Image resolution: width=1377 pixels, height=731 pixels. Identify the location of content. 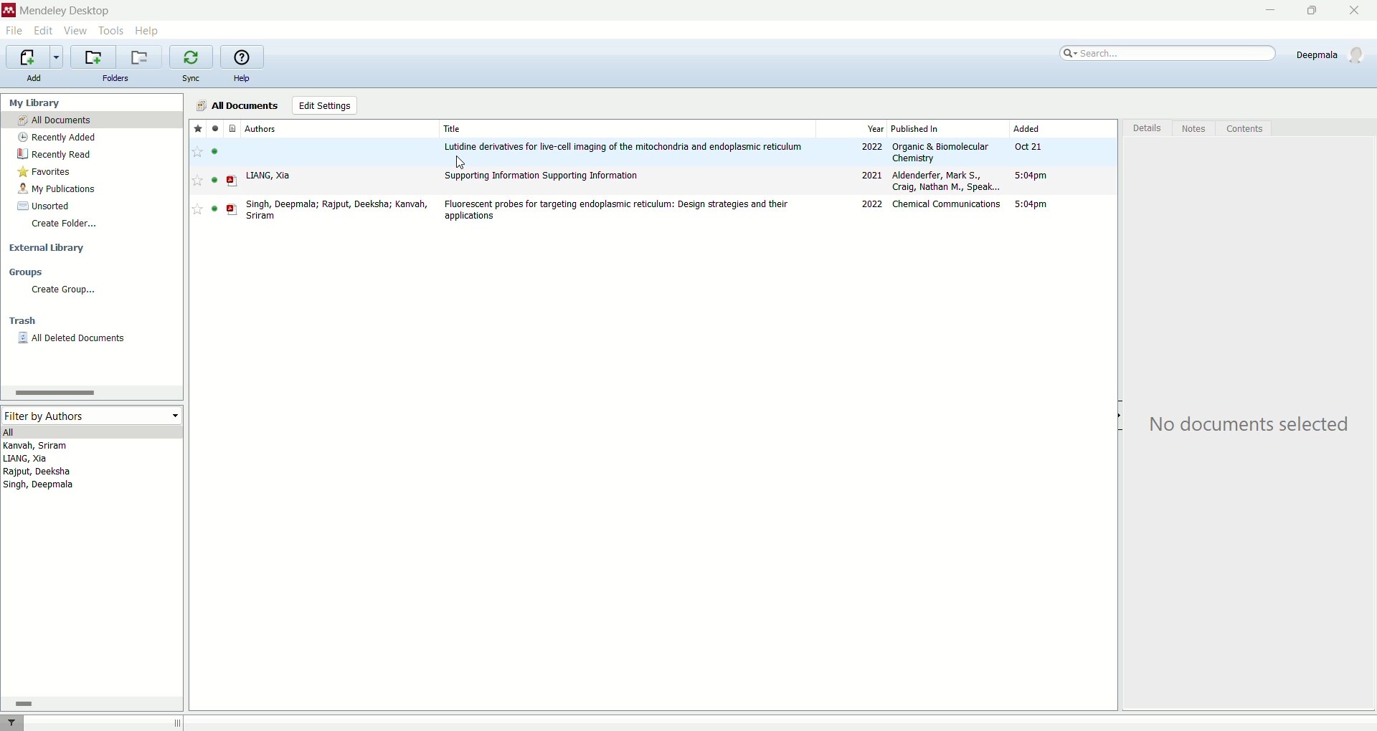
(1242, 130).